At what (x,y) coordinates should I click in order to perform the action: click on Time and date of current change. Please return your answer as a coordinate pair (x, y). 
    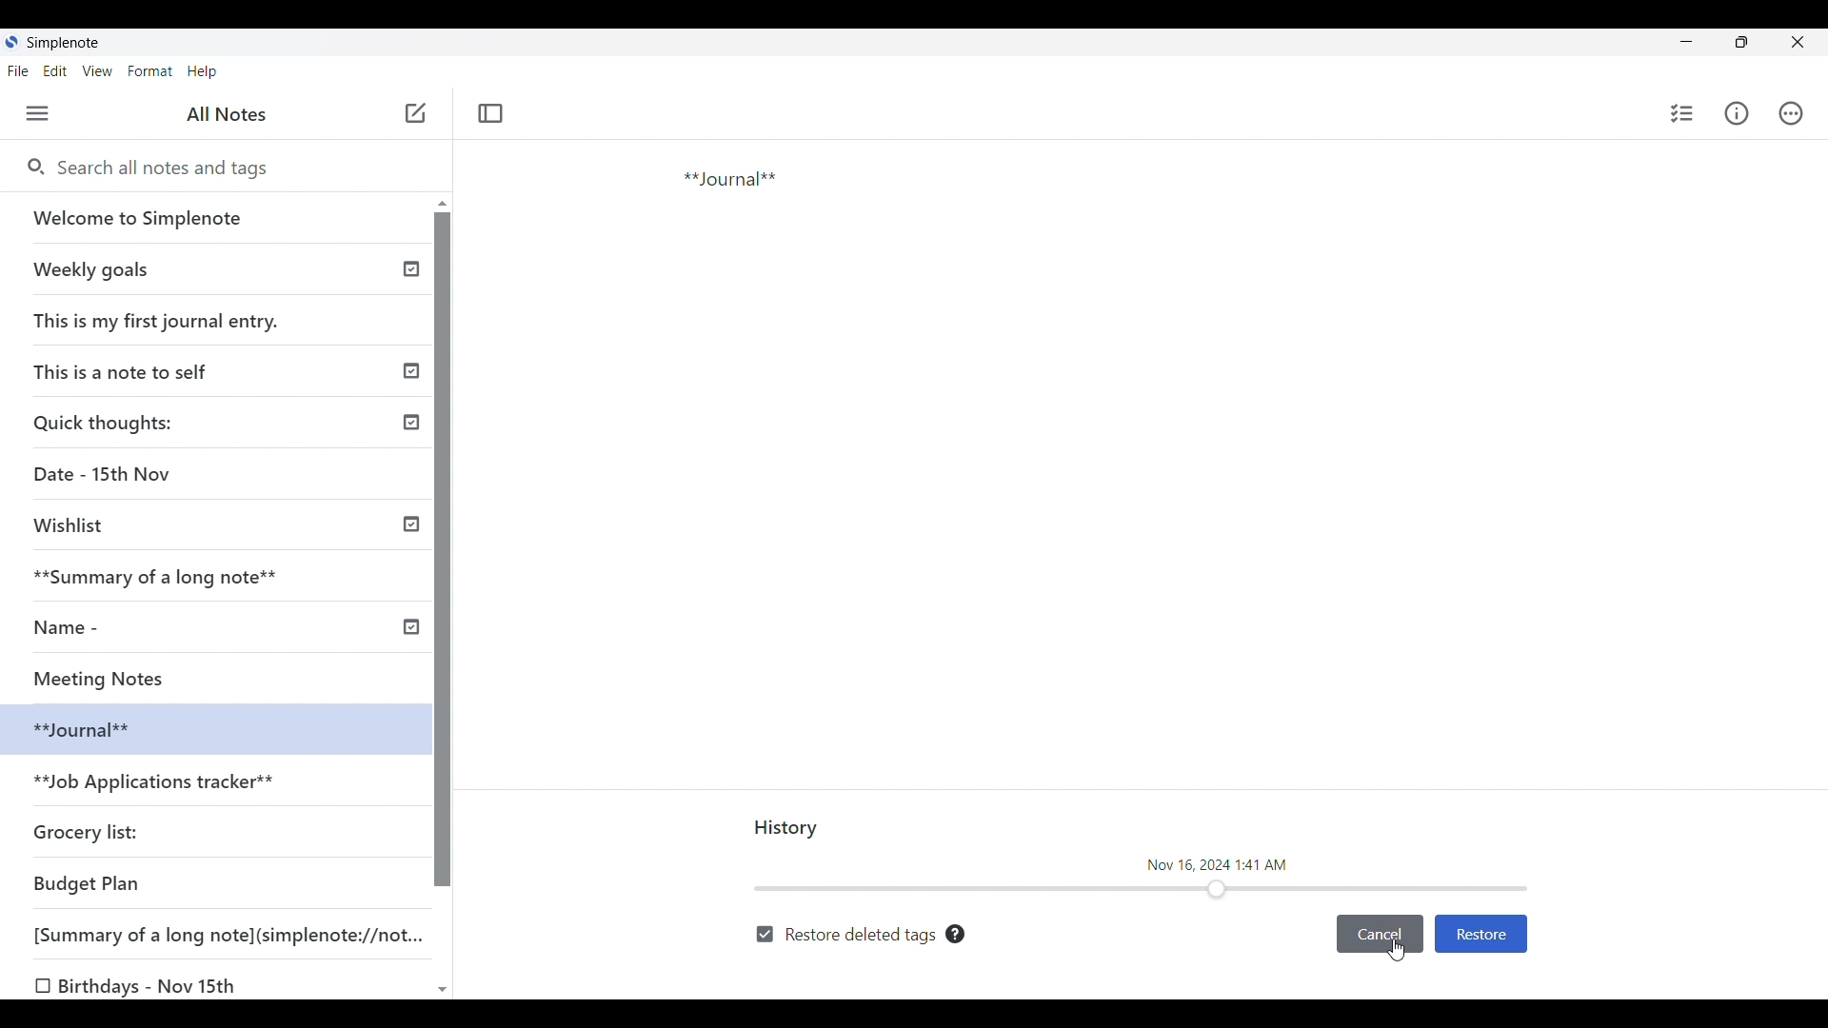
    Looking at the image, I should click on (1218, 863).